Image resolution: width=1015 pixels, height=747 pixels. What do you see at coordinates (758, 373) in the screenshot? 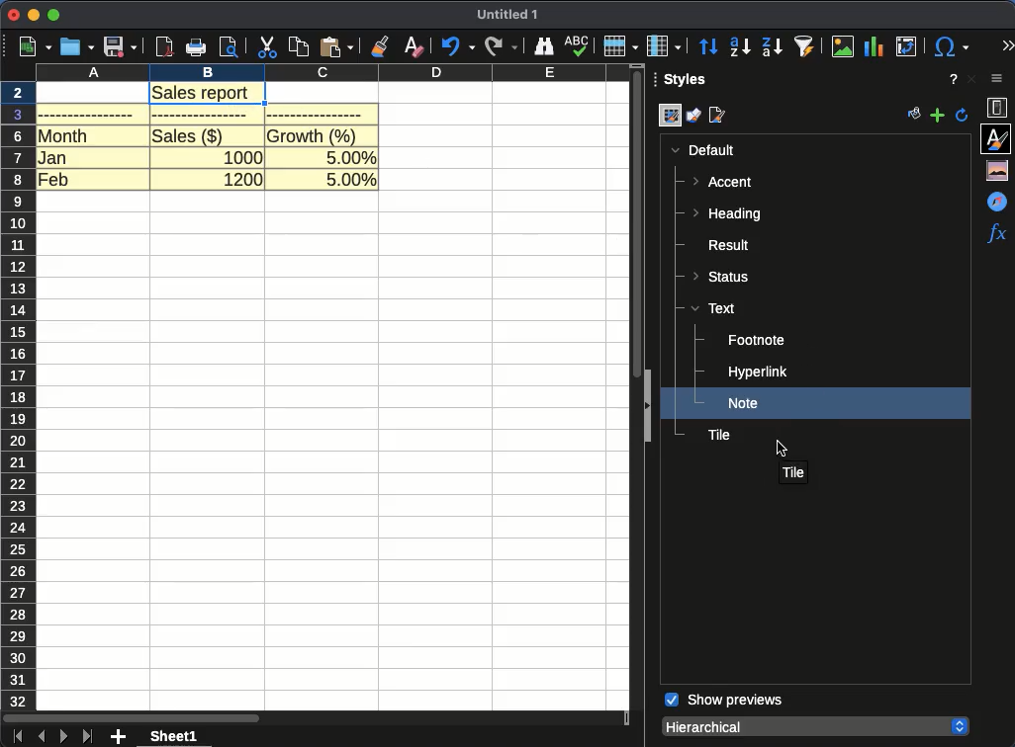
I see `hyperlink` at bounding box center [758, 373].